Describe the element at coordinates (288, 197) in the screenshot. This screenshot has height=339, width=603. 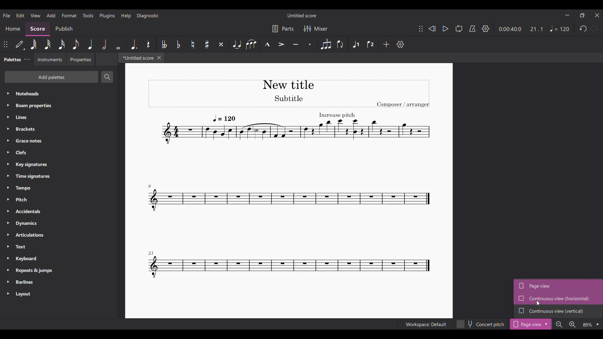
I see `Current score` at that location.